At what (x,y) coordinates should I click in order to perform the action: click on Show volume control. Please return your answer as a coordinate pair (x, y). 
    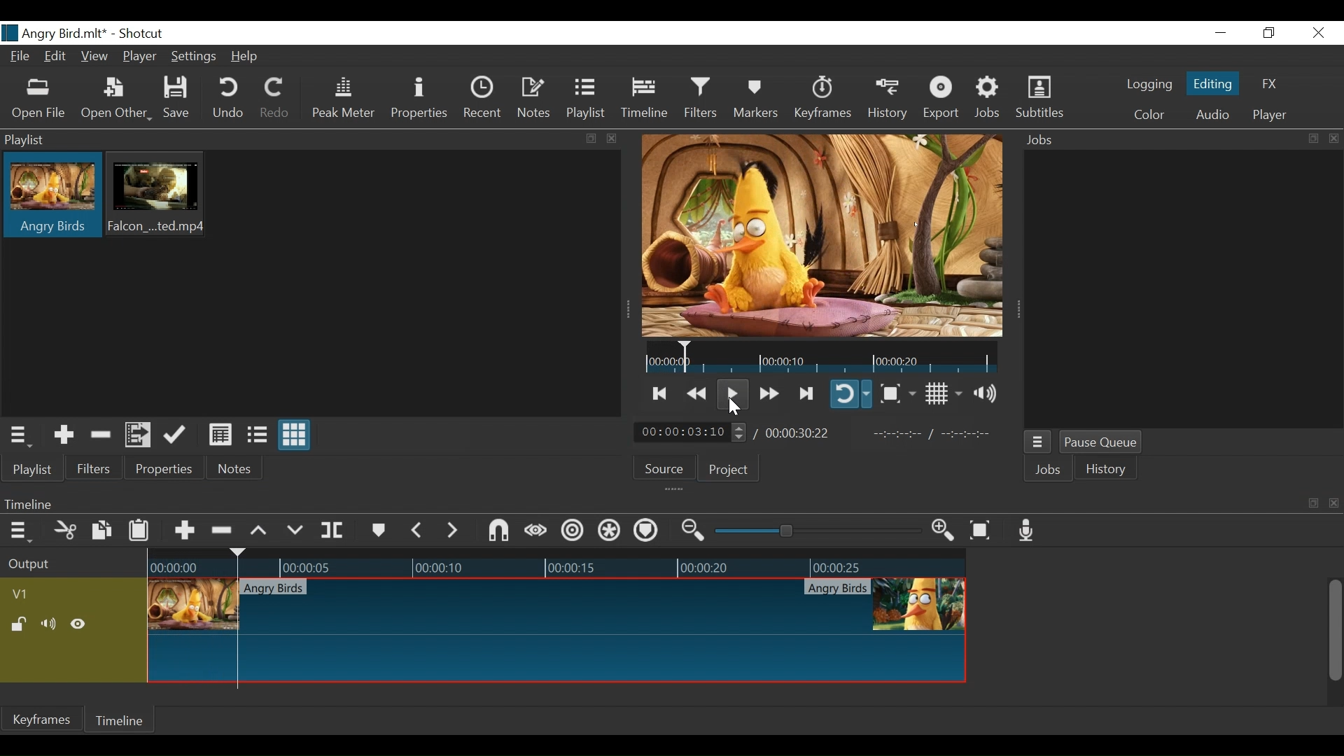
    Looking at the image, I should click on (988, 394).